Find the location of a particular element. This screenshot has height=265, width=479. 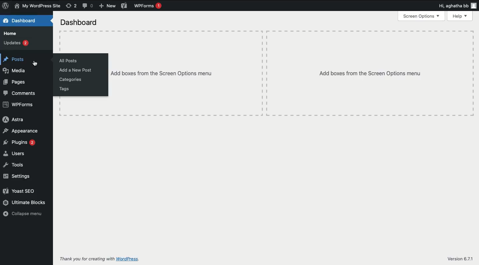

Yoast is located at coordinates (124, 6).